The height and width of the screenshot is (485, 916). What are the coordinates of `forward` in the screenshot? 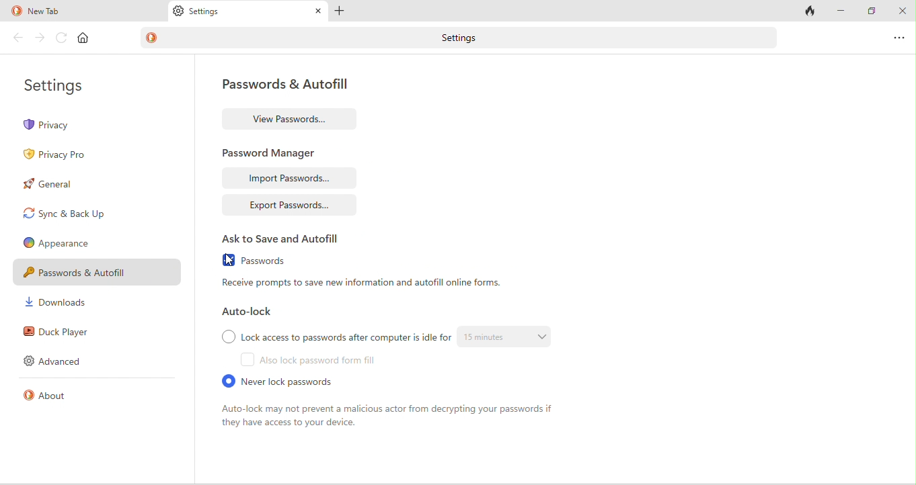 It's located at (40, 38).